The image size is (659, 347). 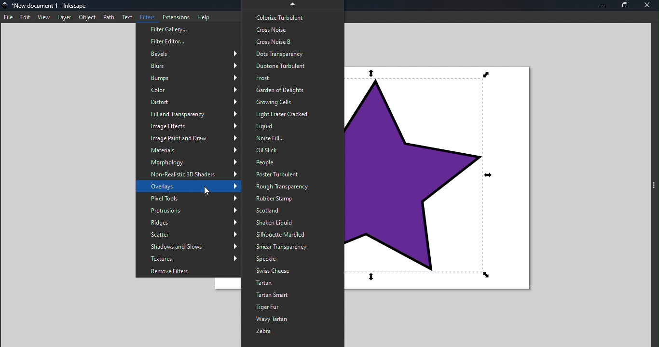 I want to click on File name, so click(x=49, y=7).